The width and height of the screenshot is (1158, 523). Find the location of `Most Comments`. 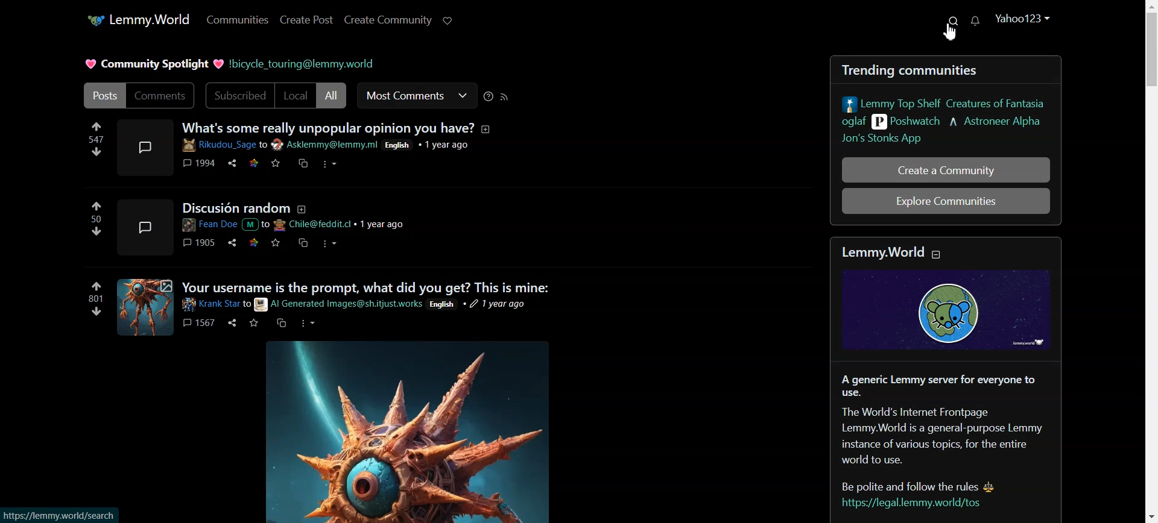

Most Comments is located at coordinates (416, 95).